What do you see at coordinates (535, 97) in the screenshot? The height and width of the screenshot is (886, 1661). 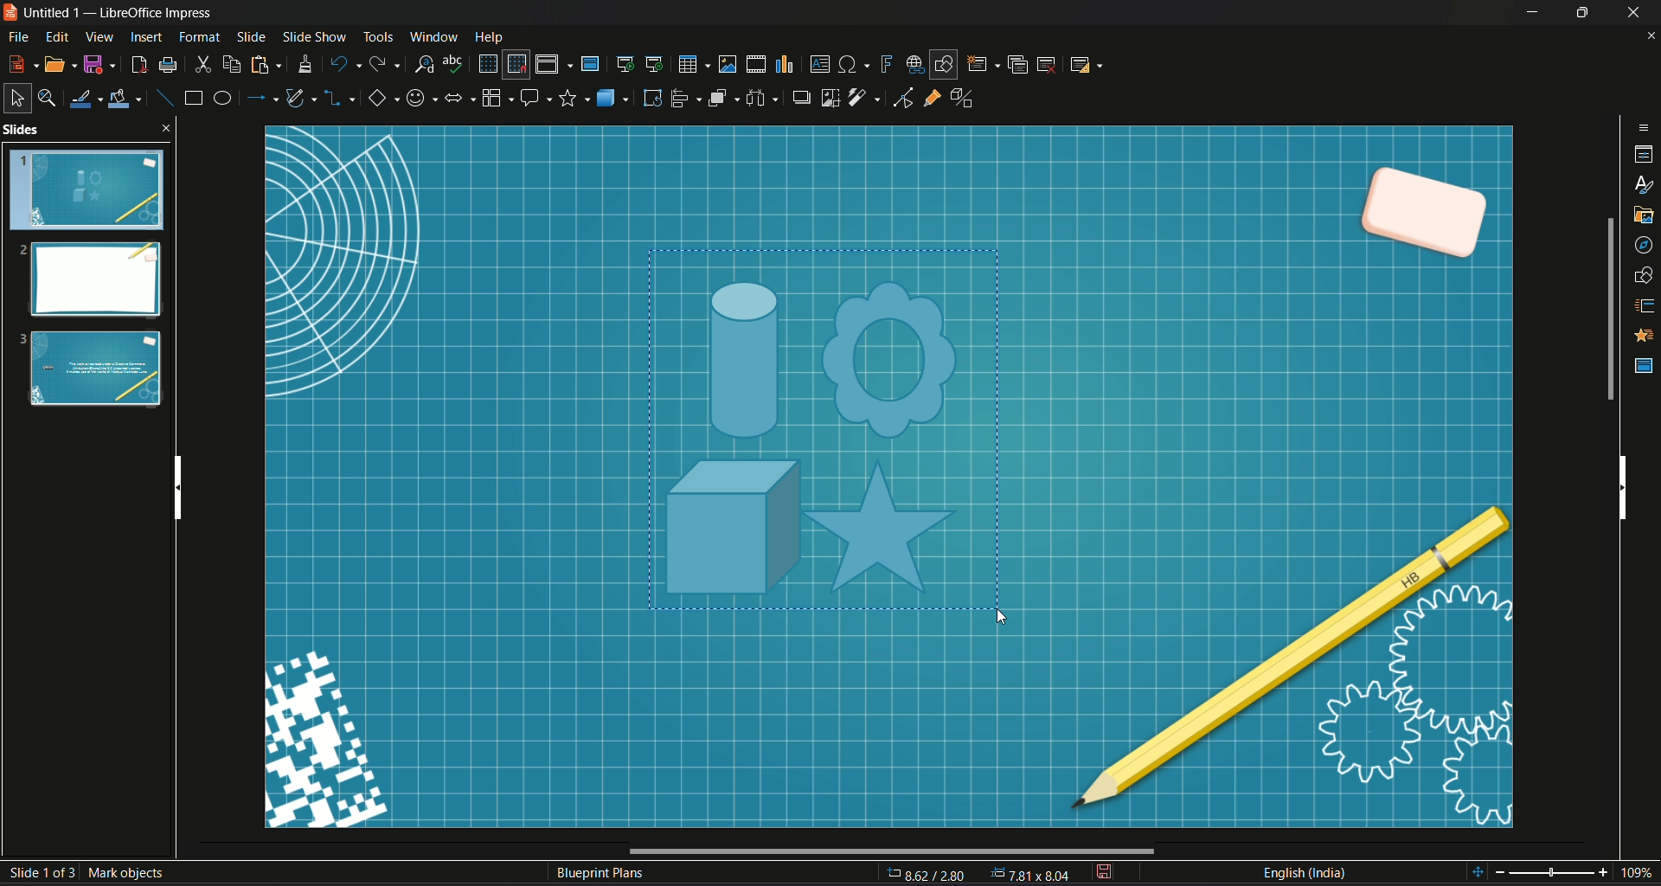 I see `callout share` at bounding box center [535, 97].